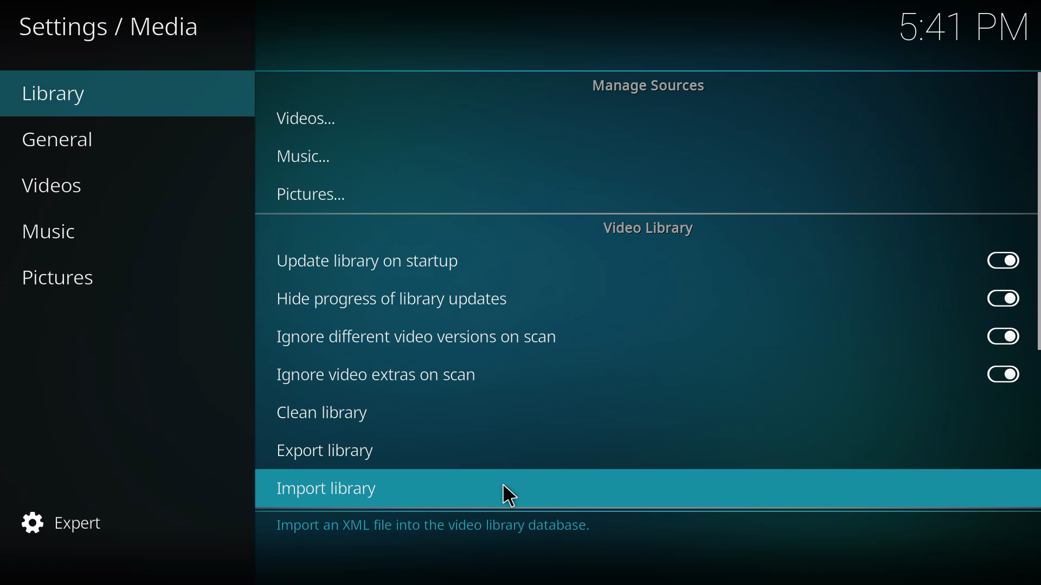 This screenshot has width=1041, height=585. Describe the element at coordinates (326, 490) in the screenshot. I see `import library` at that location.